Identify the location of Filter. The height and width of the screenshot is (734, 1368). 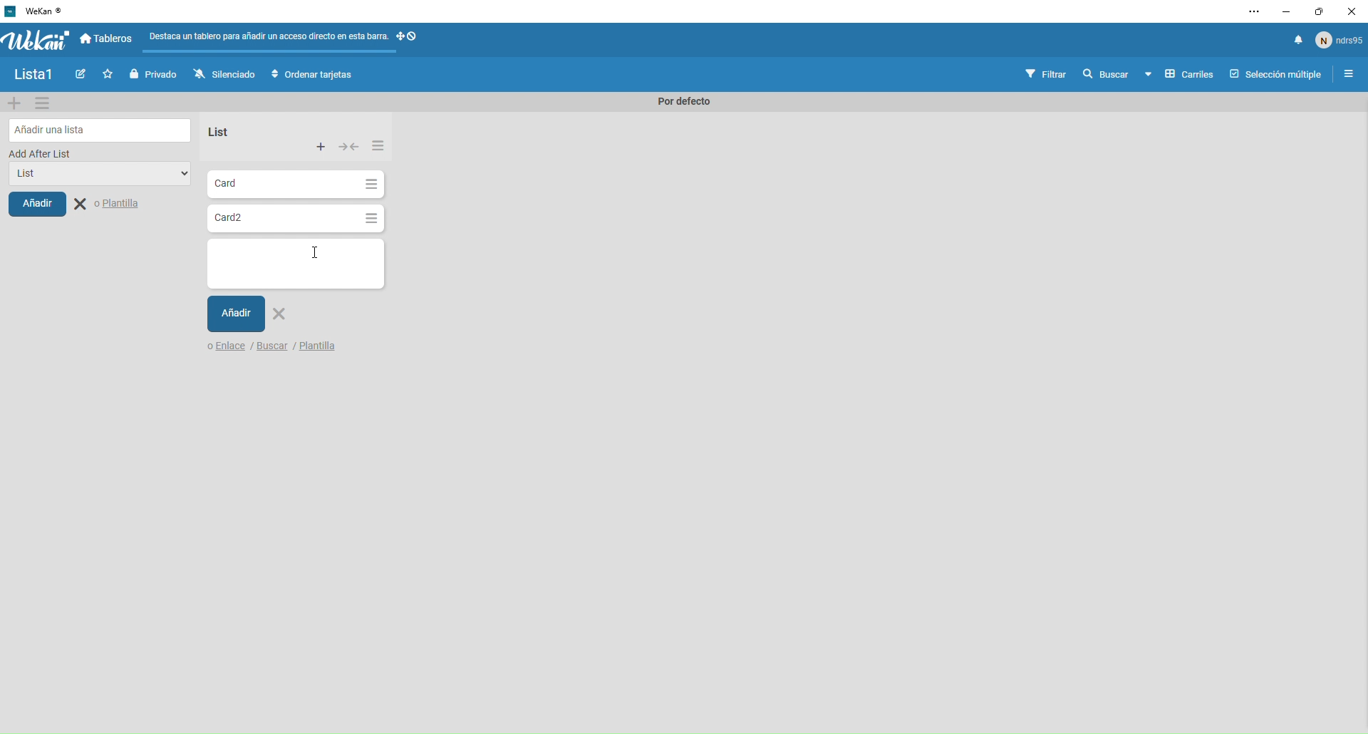
(1047, 75).